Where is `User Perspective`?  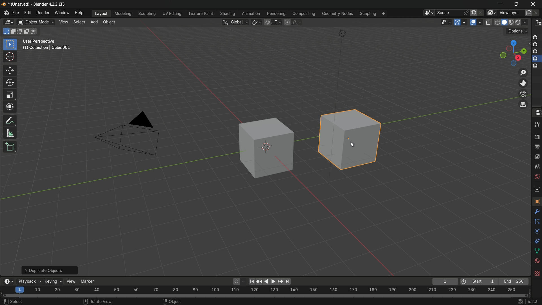
User Perspective is located at coordinates (49, 45).